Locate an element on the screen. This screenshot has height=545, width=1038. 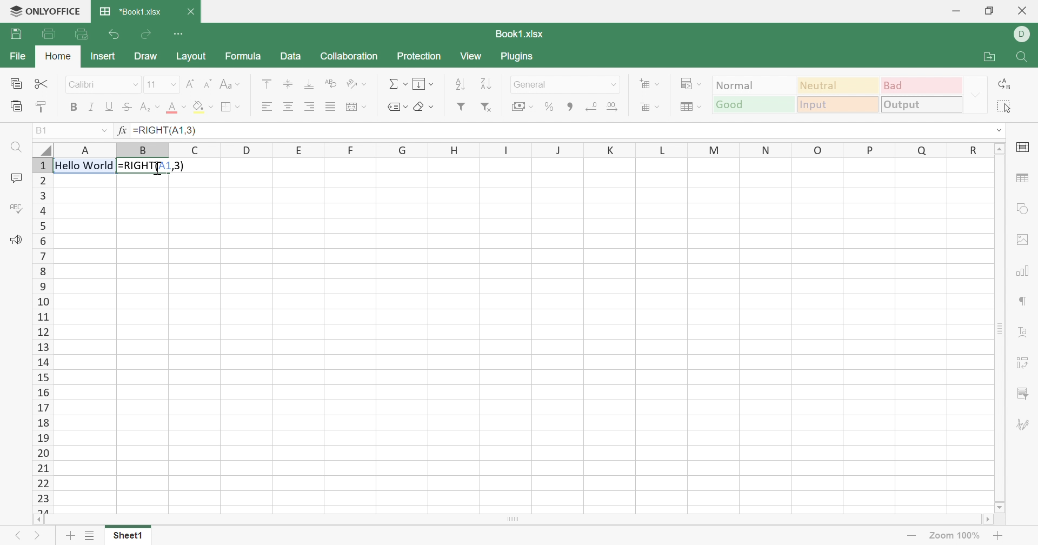
Wrap text is located at coordinates (330, 84).